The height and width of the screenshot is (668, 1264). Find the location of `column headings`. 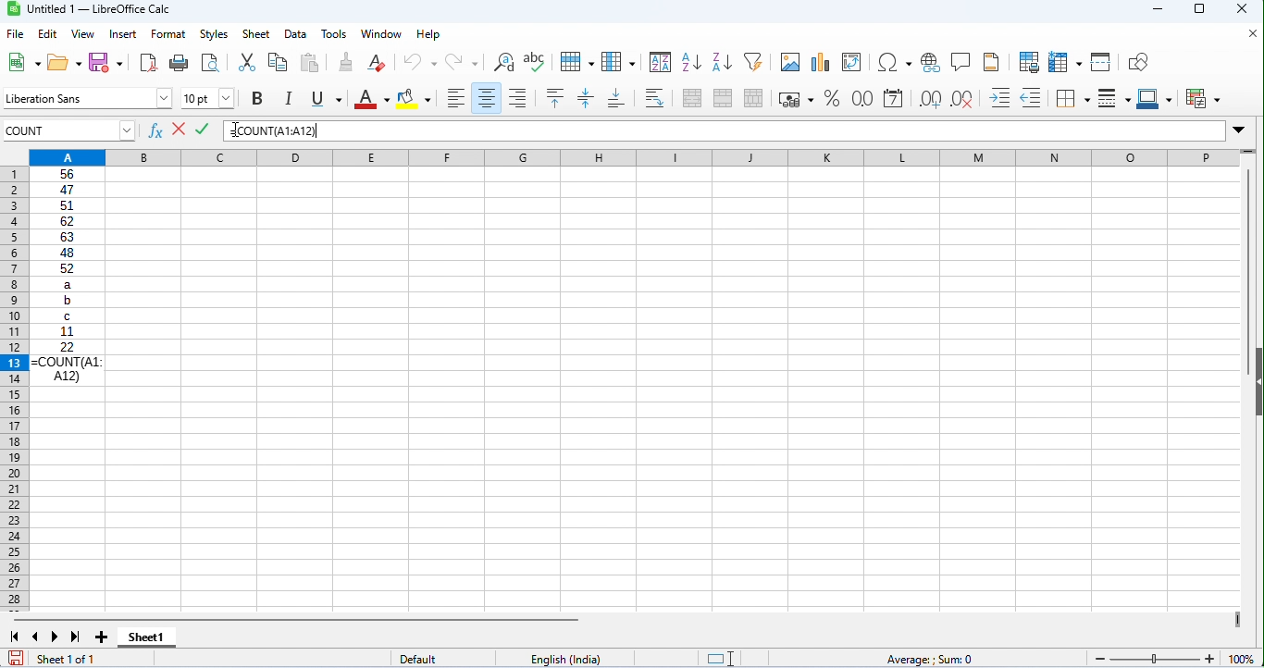

column headings is located at coordinates (634, 158).